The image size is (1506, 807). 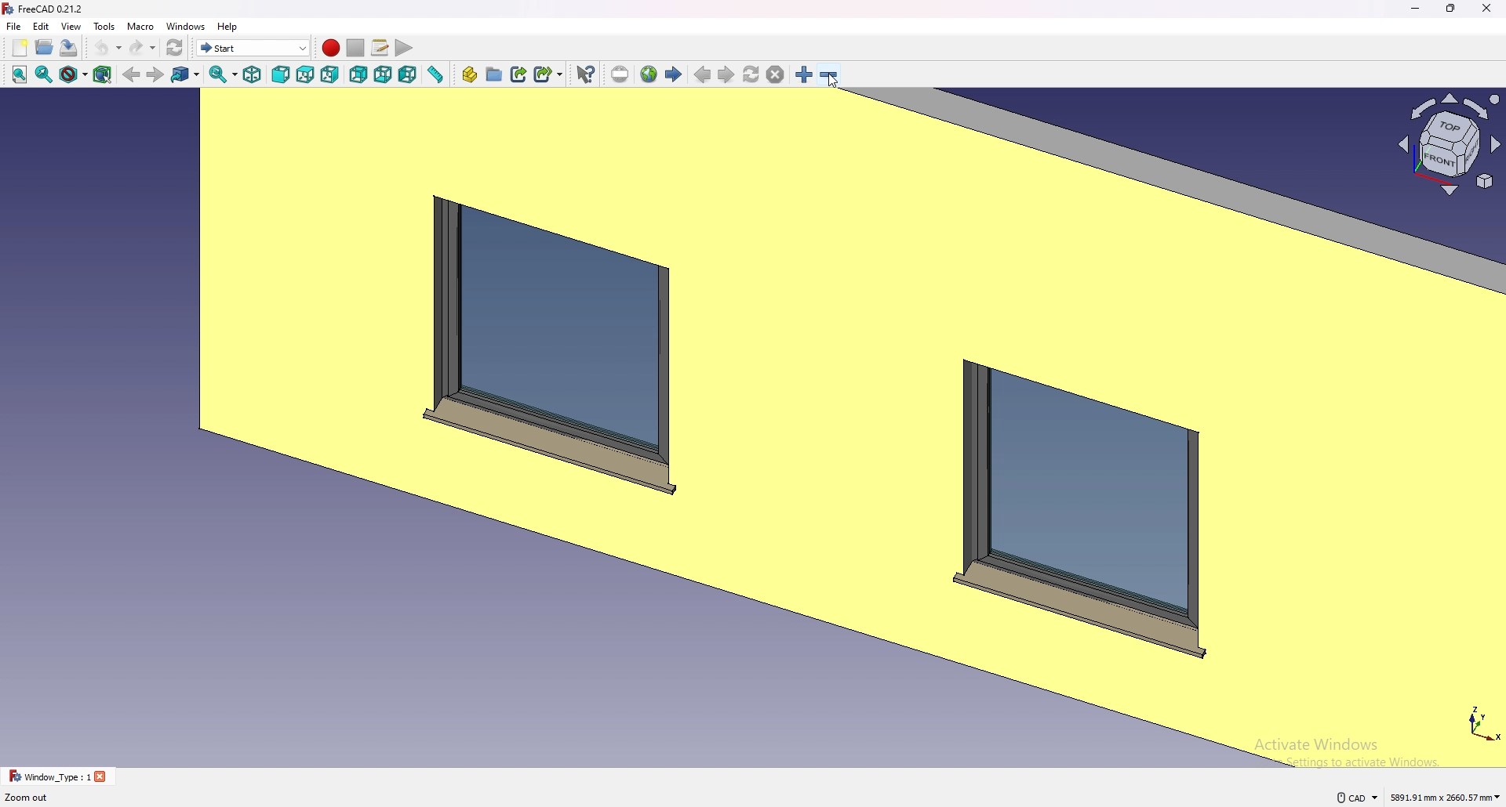 I want to click on resize, so click(x=1453, y=9).